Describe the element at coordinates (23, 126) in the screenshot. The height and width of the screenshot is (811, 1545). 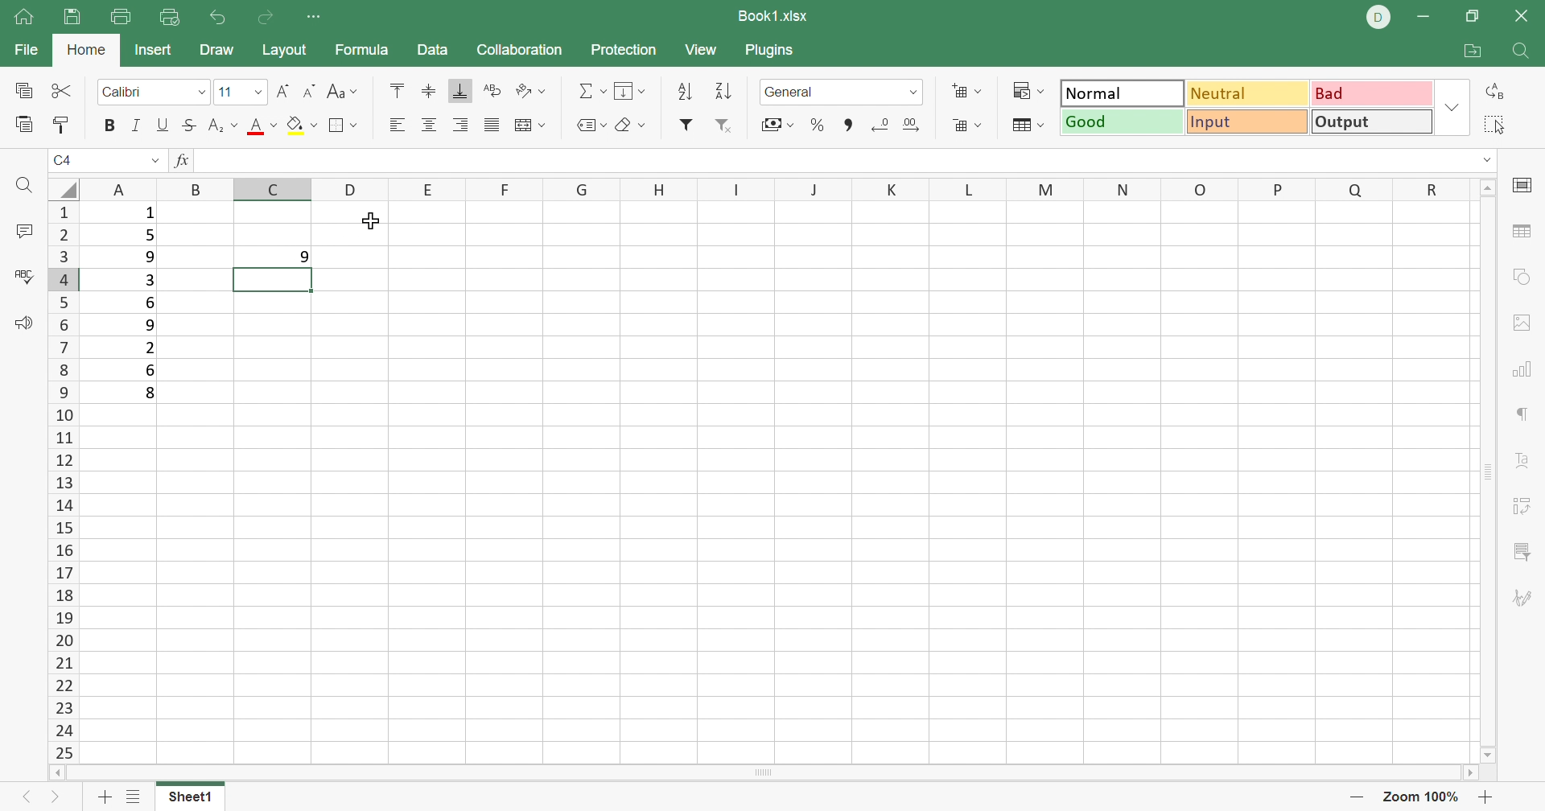
I see `Paste` at that location.